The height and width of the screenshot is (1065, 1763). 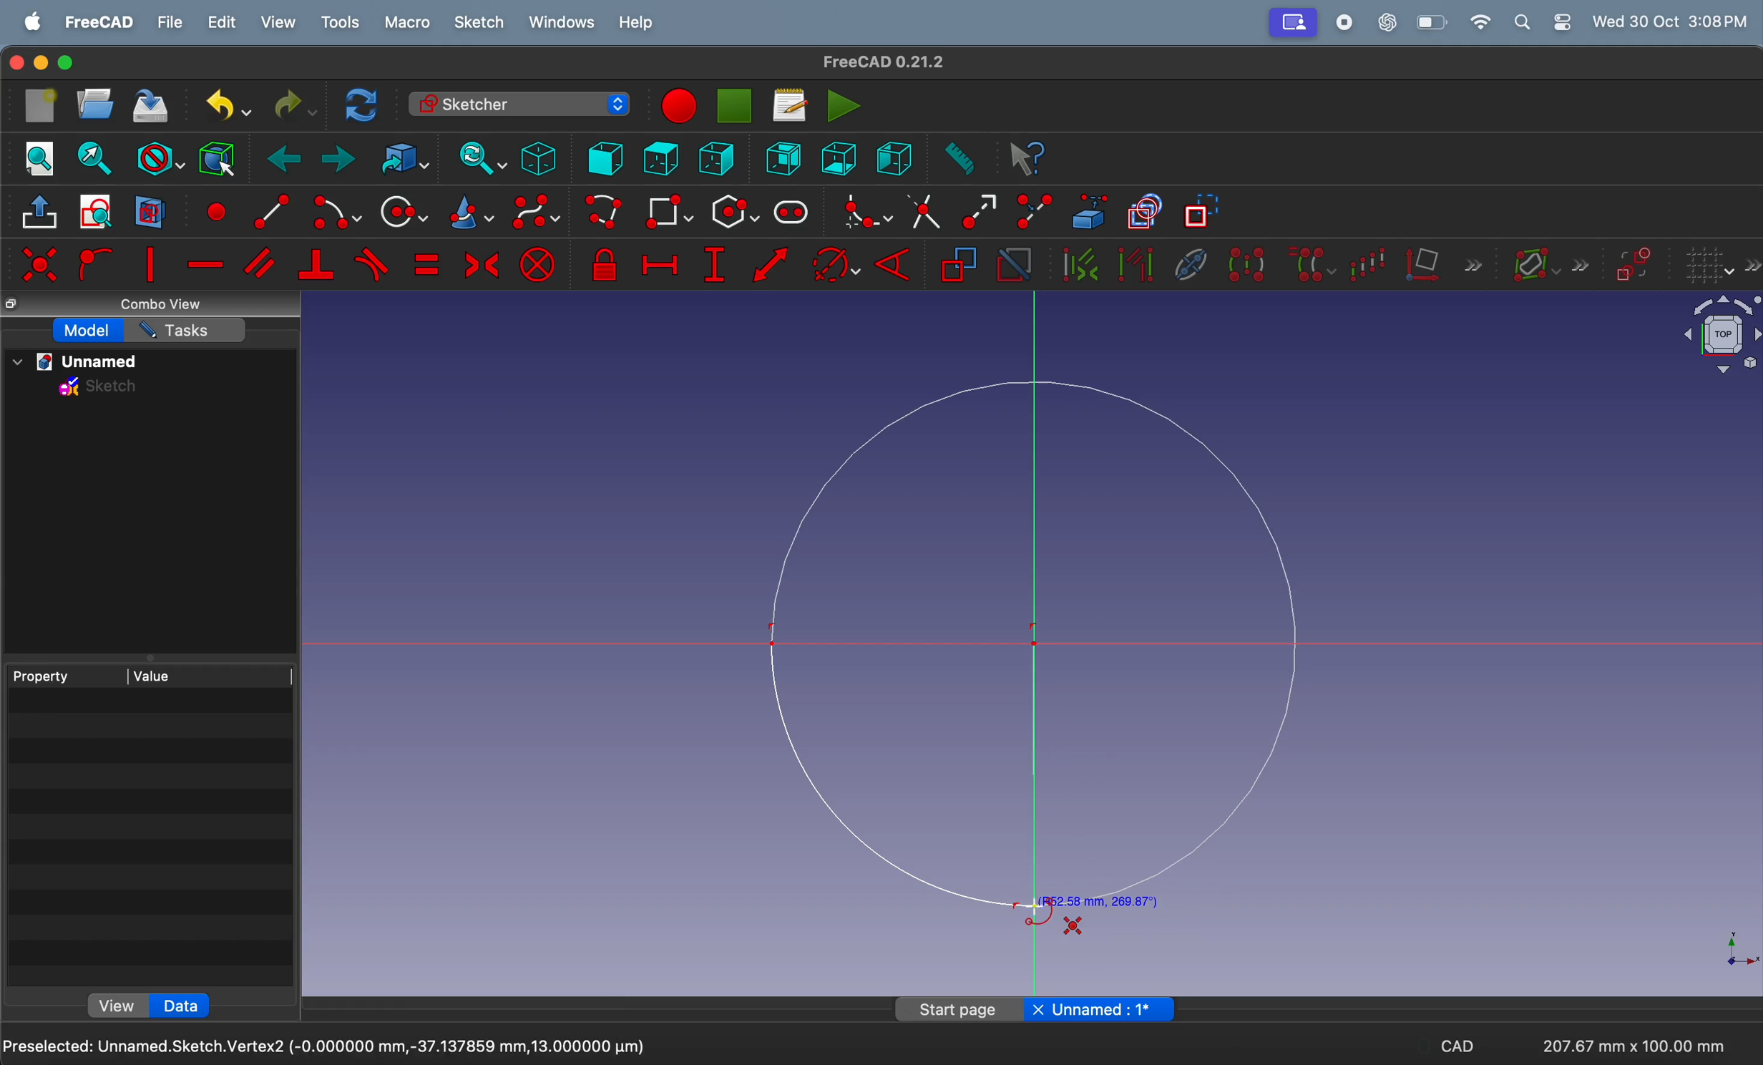 I want to click on create circle, so click(x=403, y=211).